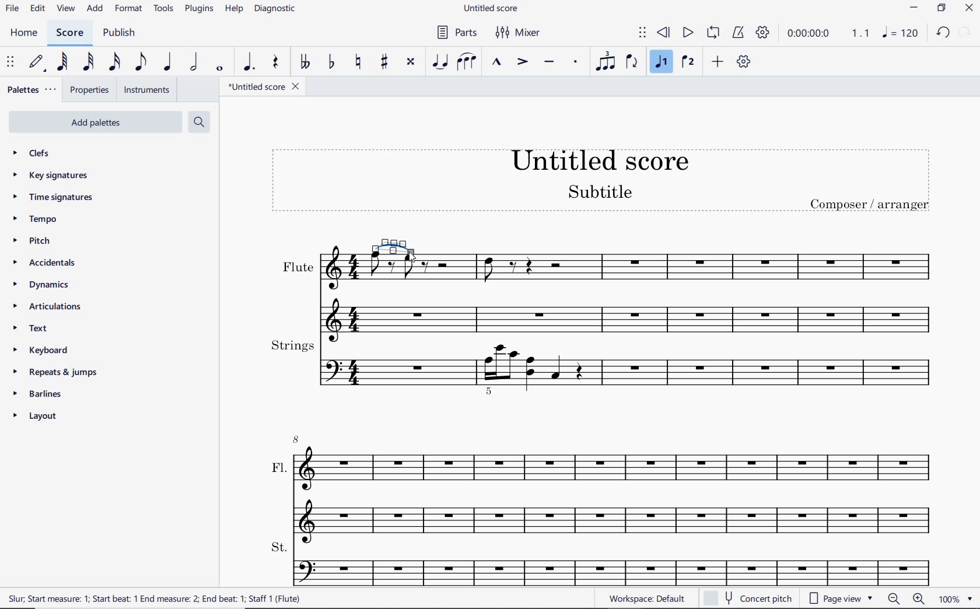  I want to click on mixer, so click(522, 33).